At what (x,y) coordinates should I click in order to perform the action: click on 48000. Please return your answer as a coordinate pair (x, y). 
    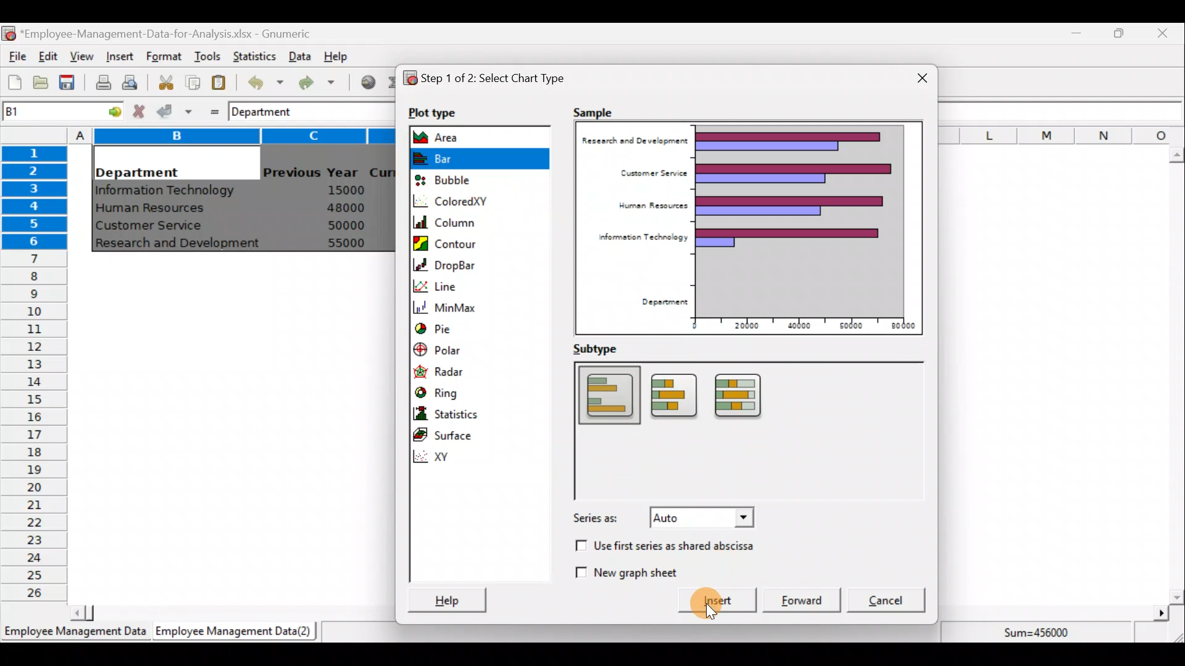
    Looking at the image, I should click on (345, 208).